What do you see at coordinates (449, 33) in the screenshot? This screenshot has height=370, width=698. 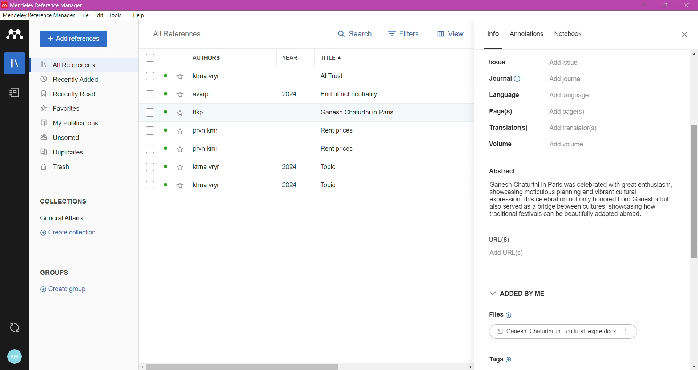 I see `View` at bounding box center [449, 33].